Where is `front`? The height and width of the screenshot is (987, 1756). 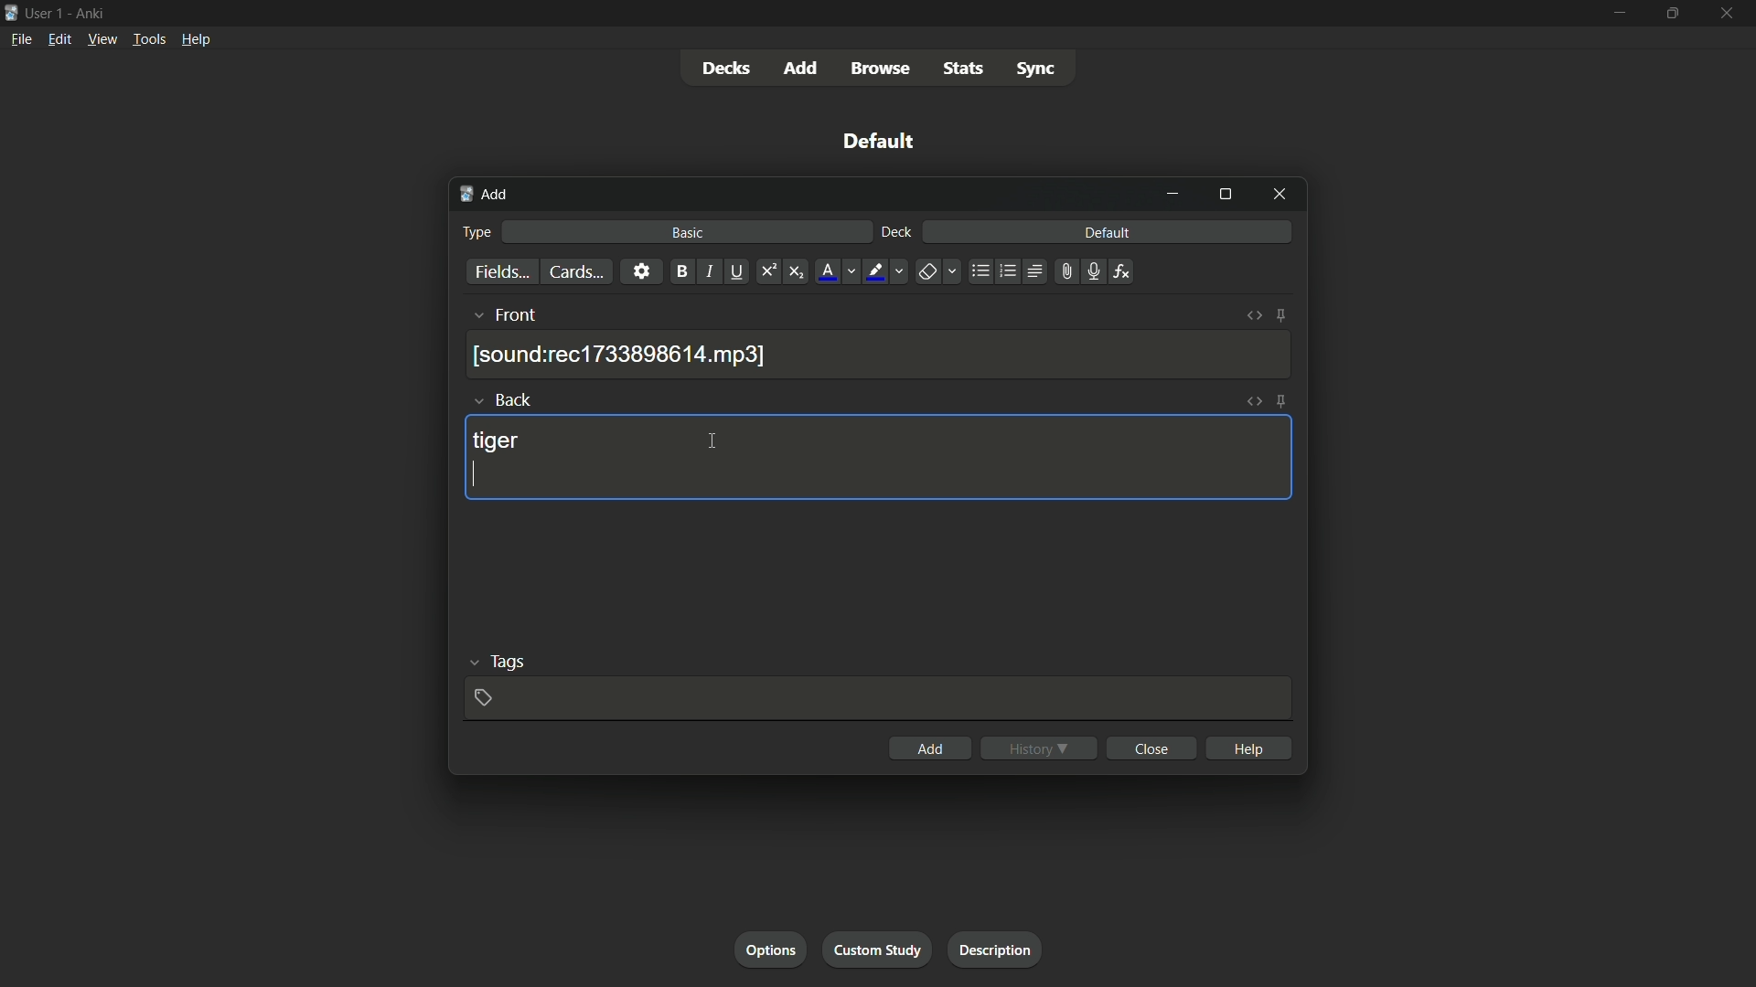 front is located at coordinates (518, 315).